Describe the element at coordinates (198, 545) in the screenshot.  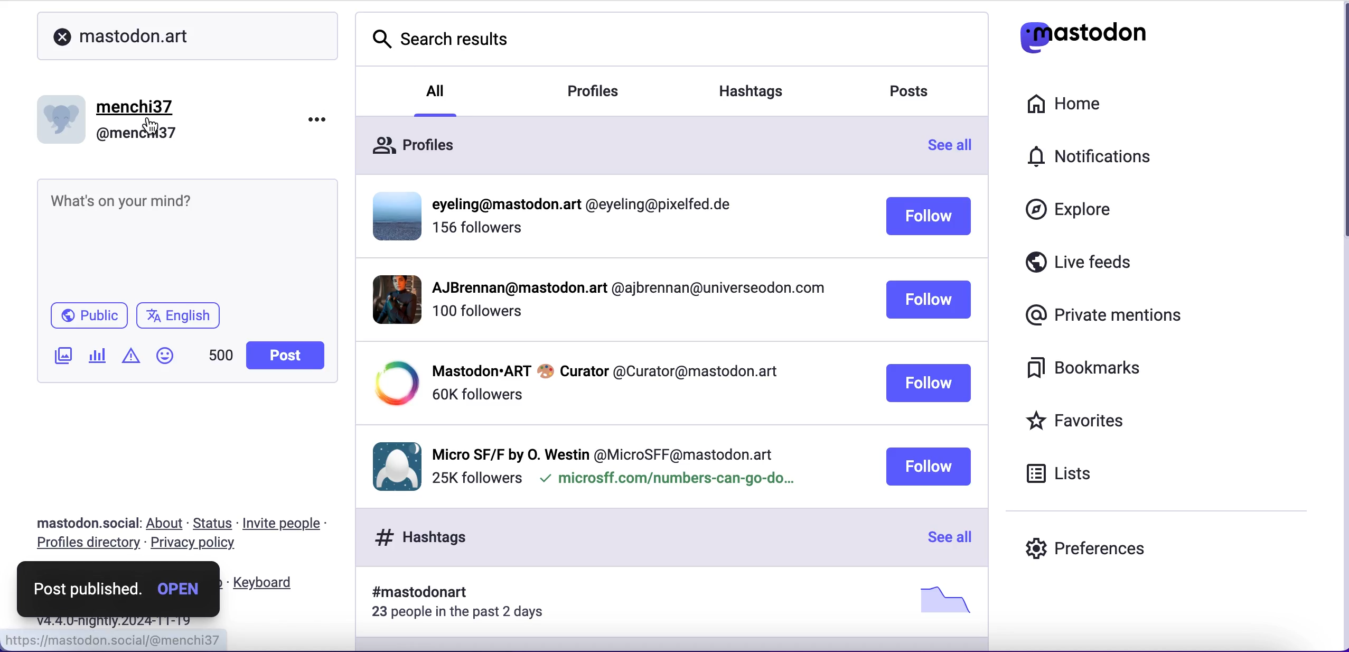
I see `privacy policy` at that location.